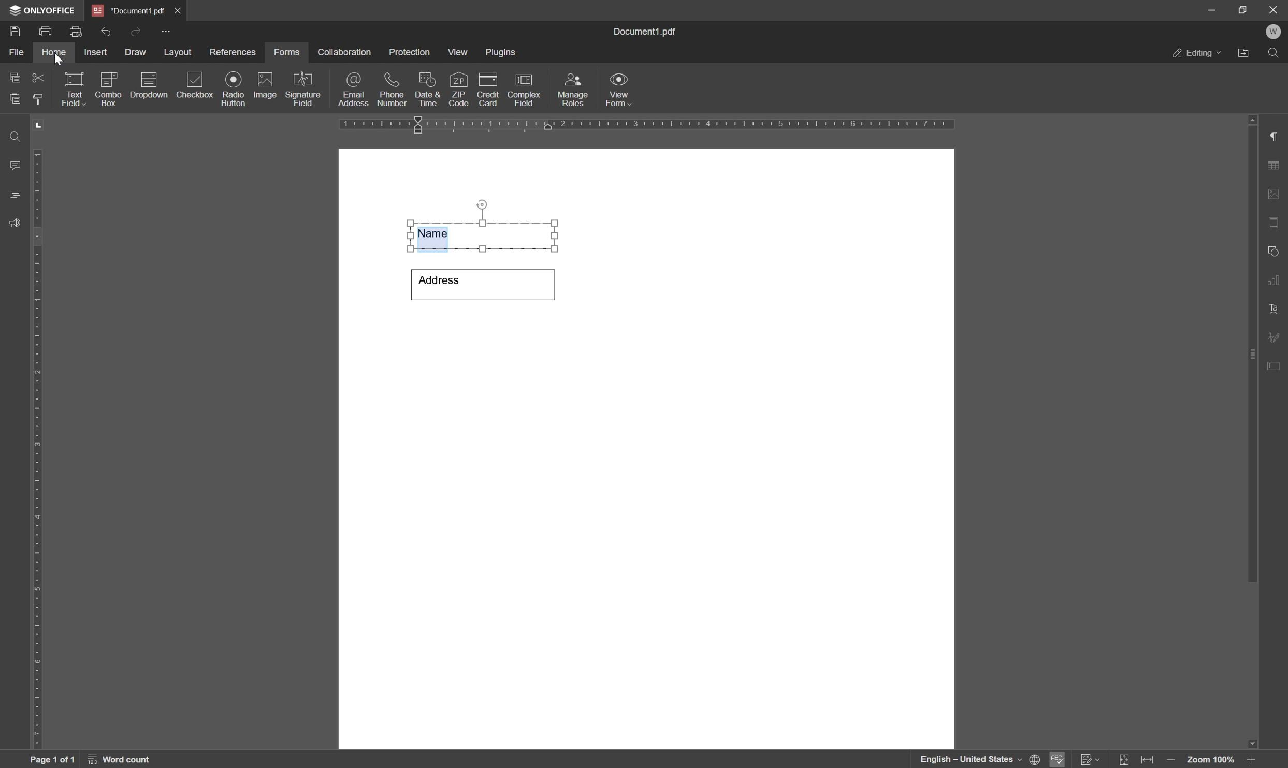  I want to click on copy, so click(14, 76).